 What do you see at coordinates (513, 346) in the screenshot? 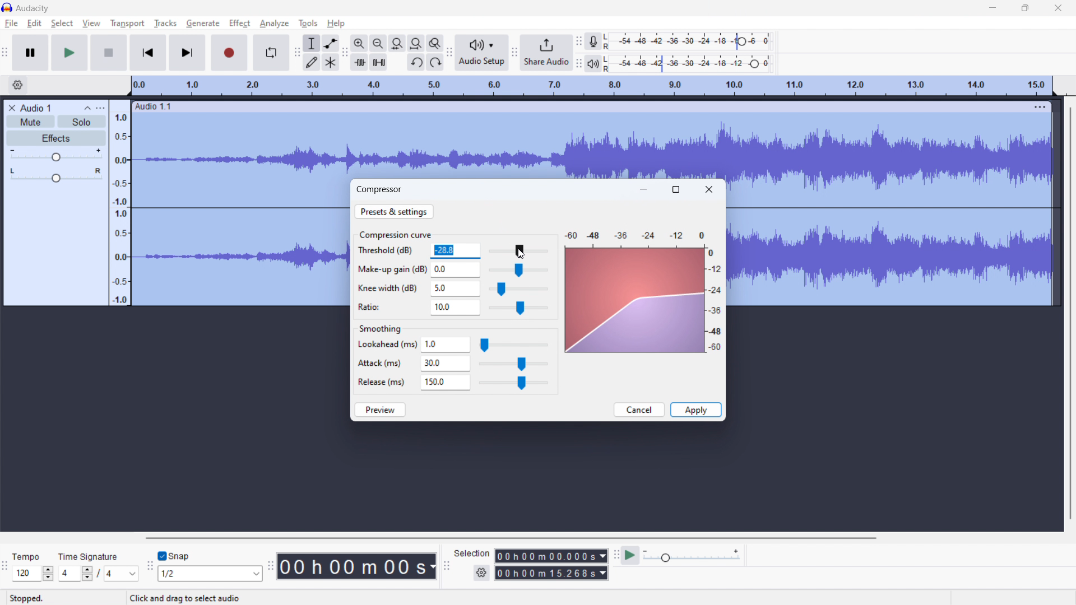
I see `lookahead slider` at bounding box center [513, 346].